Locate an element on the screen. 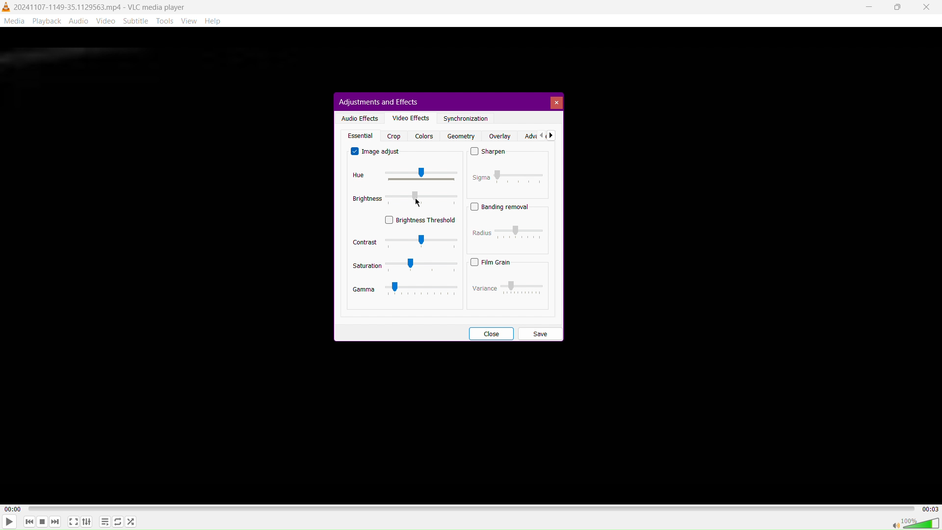 Image resolution: width=942 pixels, height=530 pixels. Banding Removal is located at coordinates (500, 207).